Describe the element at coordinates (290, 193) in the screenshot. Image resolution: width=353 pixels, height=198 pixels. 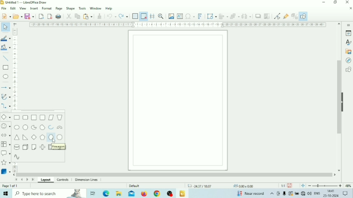
I see `Warning` at that location.